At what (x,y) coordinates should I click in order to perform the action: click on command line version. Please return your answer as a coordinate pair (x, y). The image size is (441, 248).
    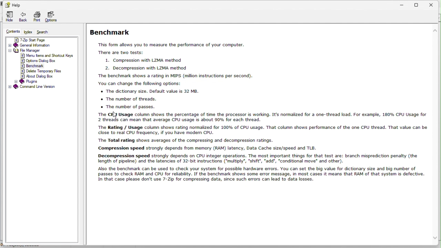
    Looking at the image, I should click on (42, 87).